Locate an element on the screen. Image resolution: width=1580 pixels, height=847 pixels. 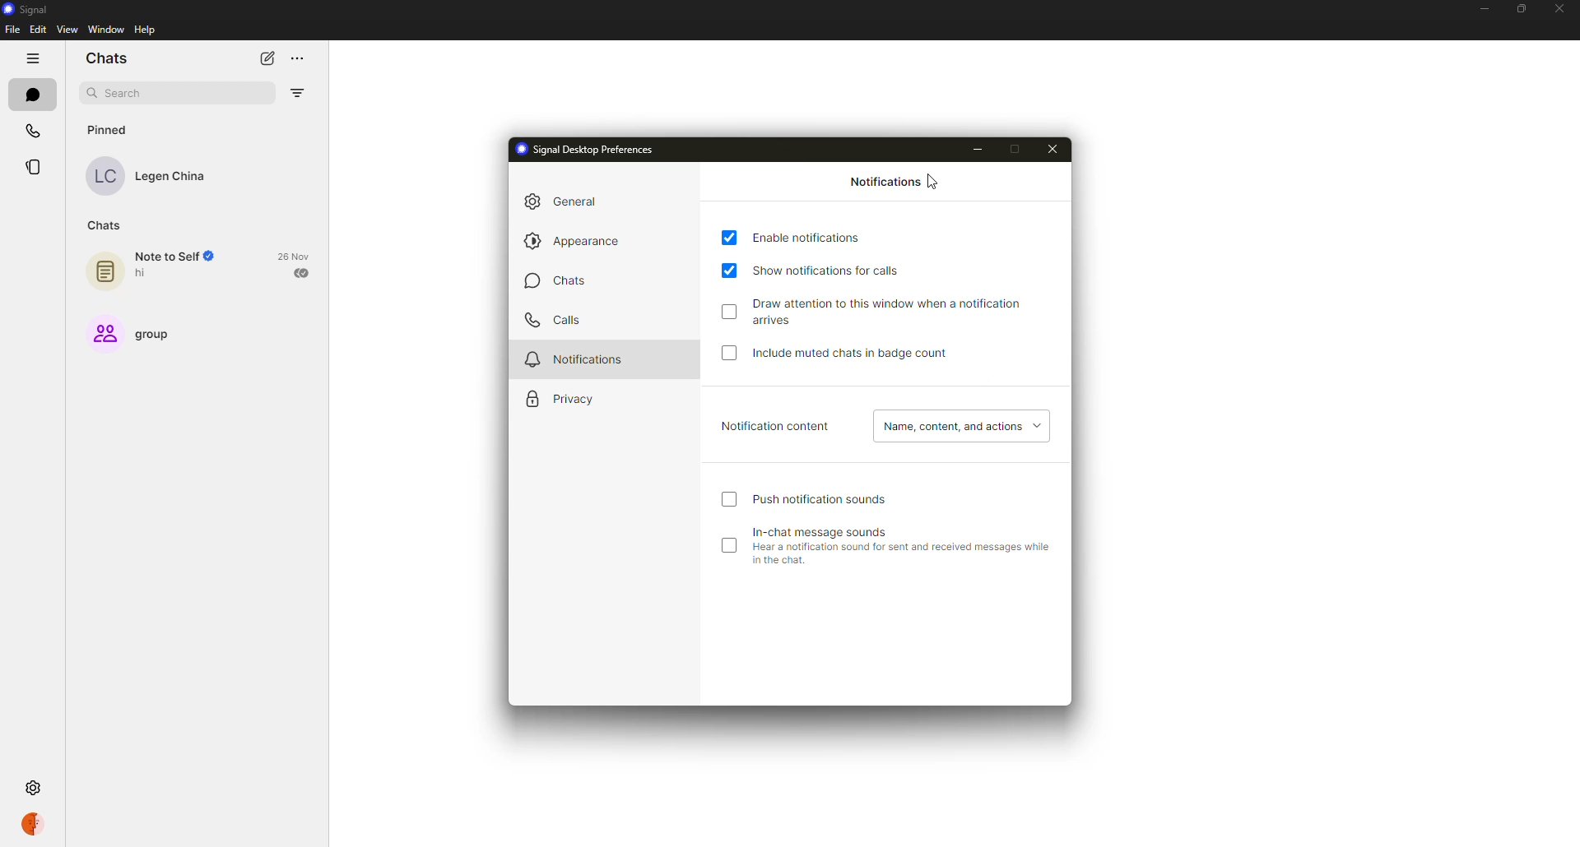
window is located at coordinates (106, 30).